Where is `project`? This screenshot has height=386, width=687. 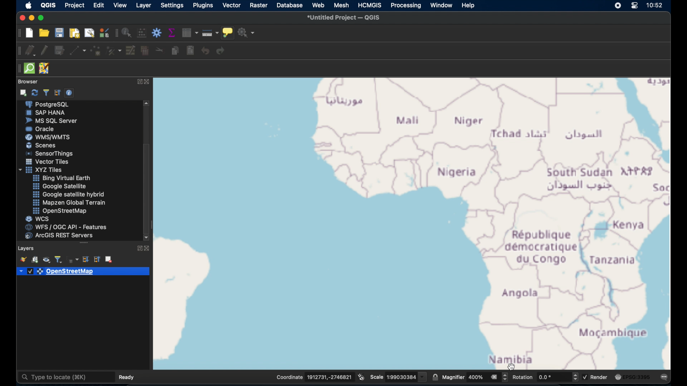
project is located at coordinates (74, 5).